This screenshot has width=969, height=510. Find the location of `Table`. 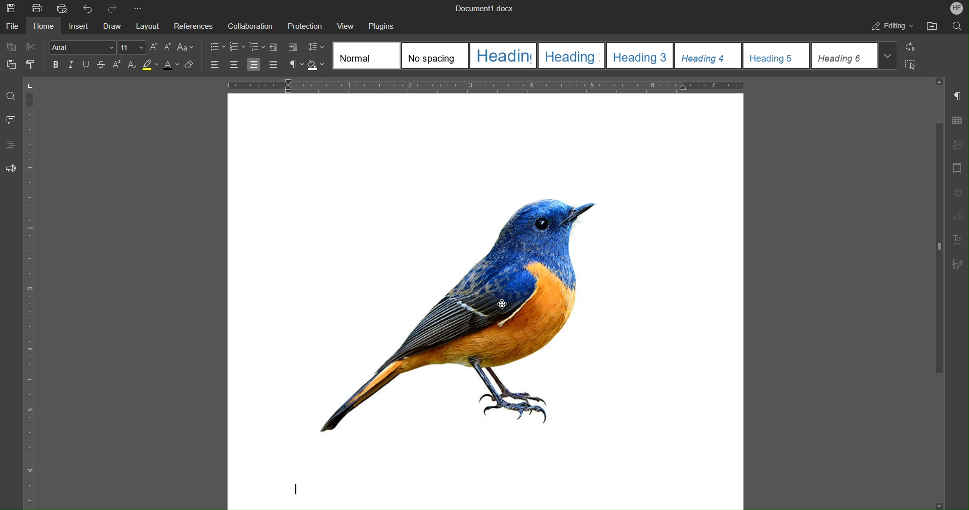

Table is located at coordinates (957, 119).